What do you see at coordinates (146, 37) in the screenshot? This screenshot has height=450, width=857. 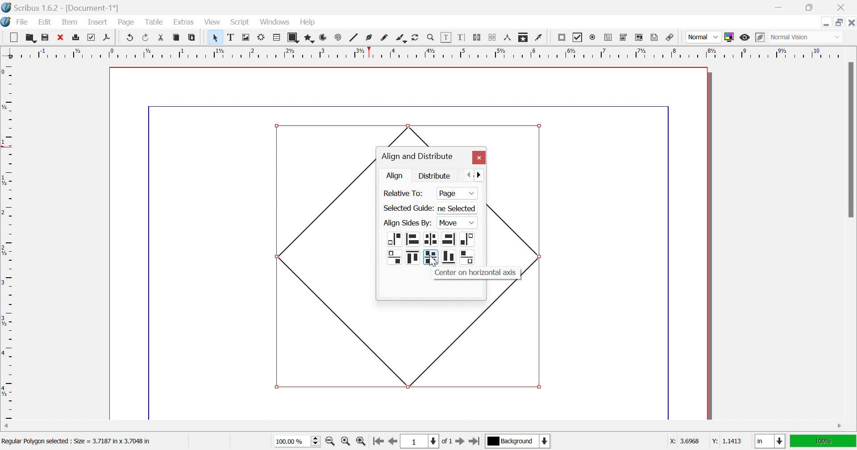 I see `Redo` at bounding box center [146, 37].